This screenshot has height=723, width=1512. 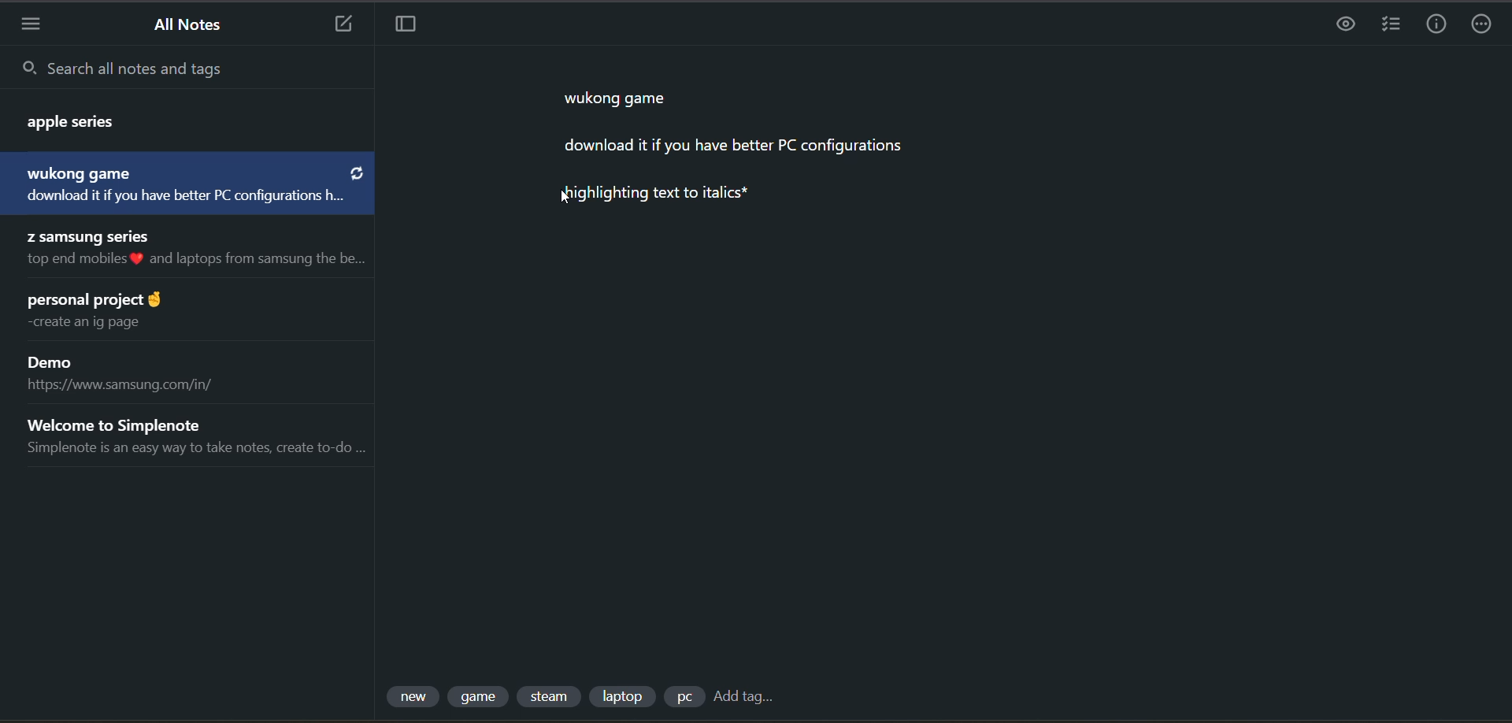 I want to click on add tag, so click(x=743, y=699).